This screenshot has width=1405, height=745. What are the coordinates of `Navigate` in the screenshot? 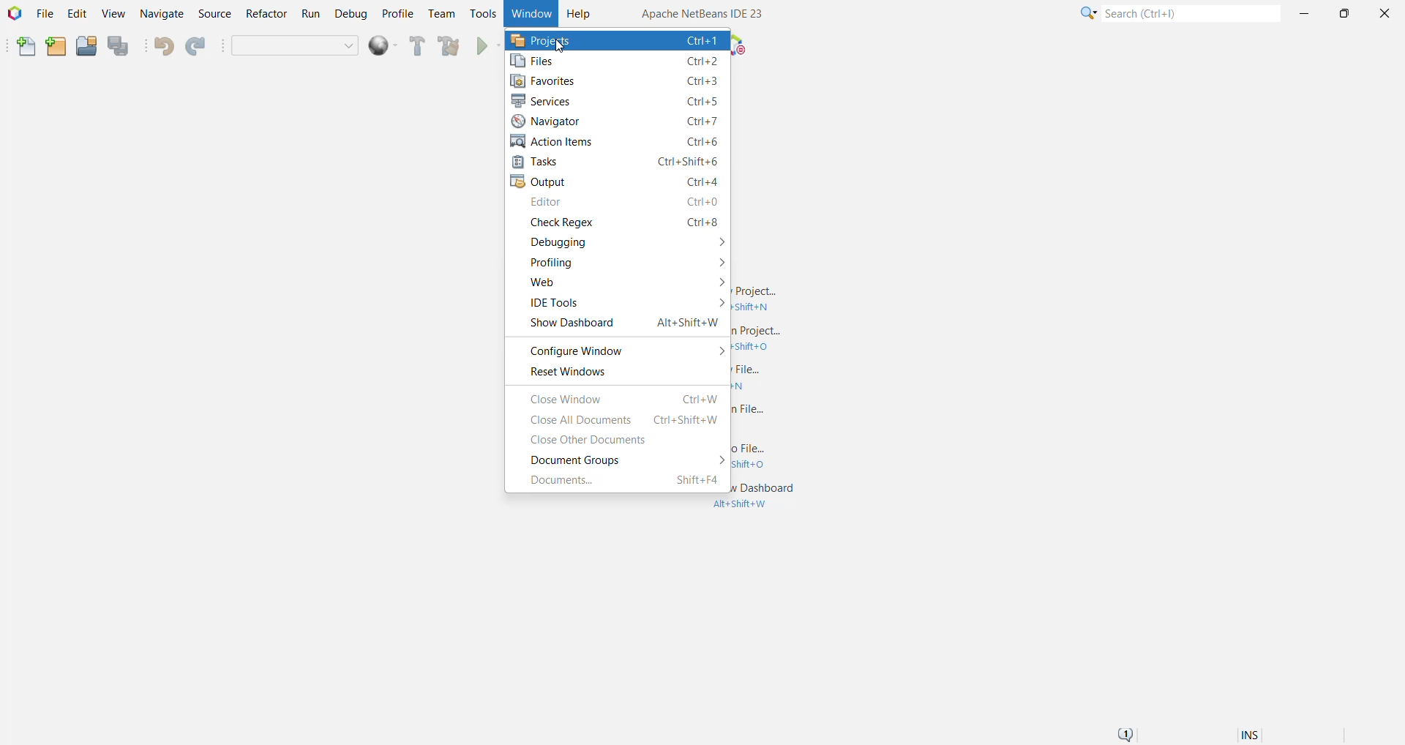 It's located at (160, 15).